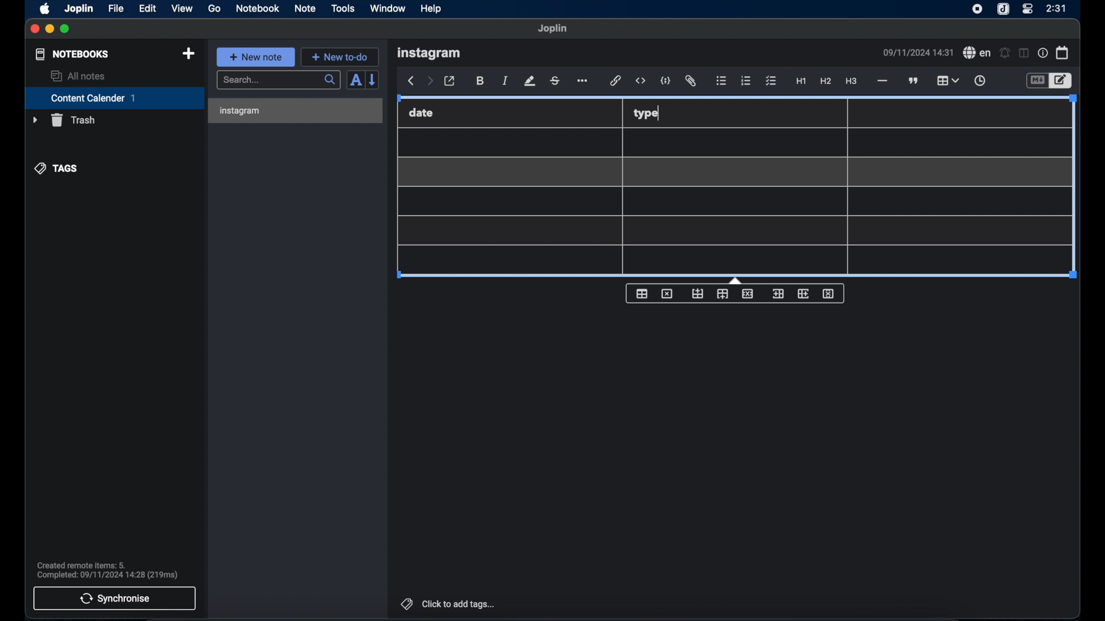 The image size is (1105, 621). I want to click on maximize, so click(66, 29).